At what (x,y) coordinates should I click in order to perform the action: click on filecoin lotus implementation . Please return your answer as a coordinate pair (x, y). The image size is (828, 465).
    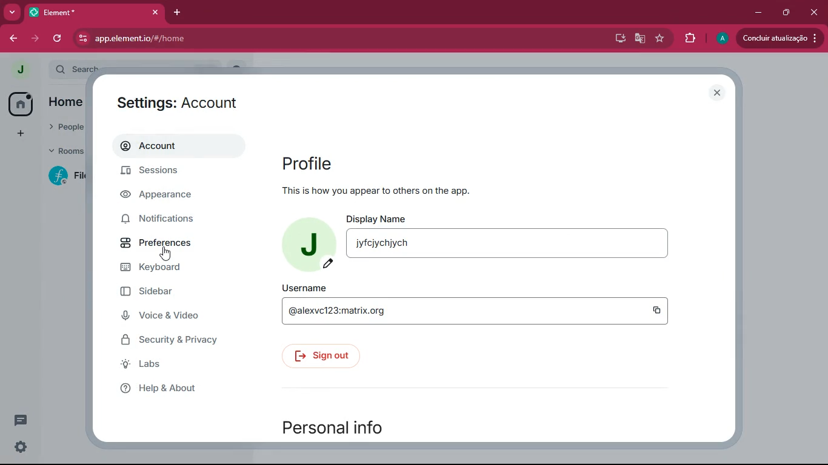
    Looking at the image, I should click on (72, 177).